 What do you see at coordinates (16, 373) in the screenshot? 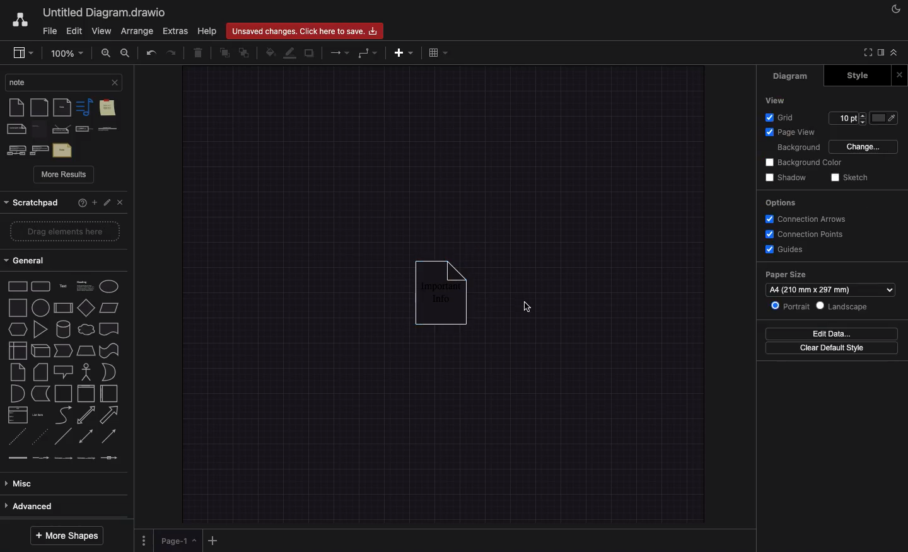
I see `note` at bounding box center [16, 373].